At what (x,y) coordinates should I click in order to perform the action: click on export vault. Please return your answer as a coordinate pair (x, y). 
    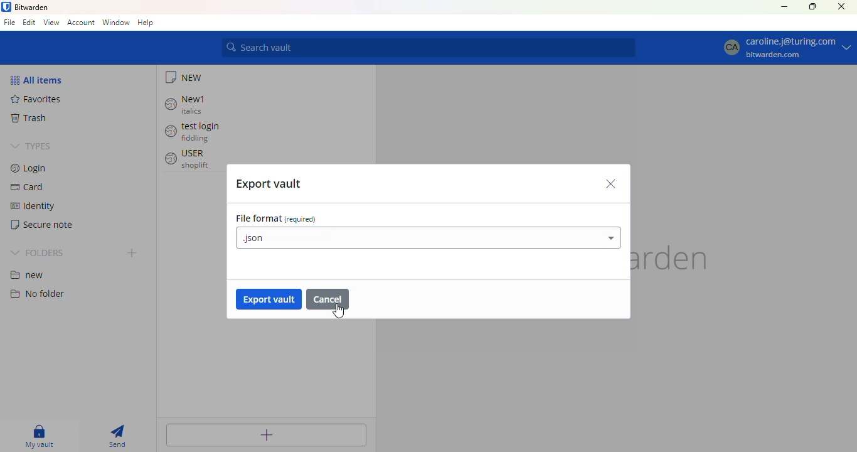
    Looking at the image, I should click on (269, 299).